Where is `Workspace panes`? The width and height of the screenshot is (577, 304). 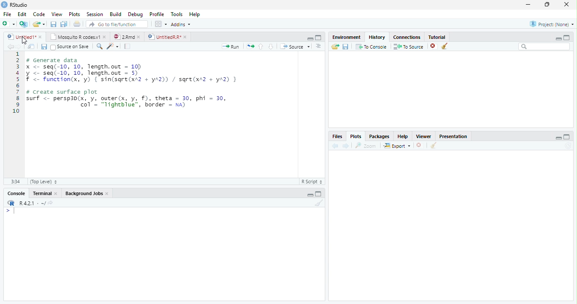 Workspace panes is located at coordinates (160, 24).